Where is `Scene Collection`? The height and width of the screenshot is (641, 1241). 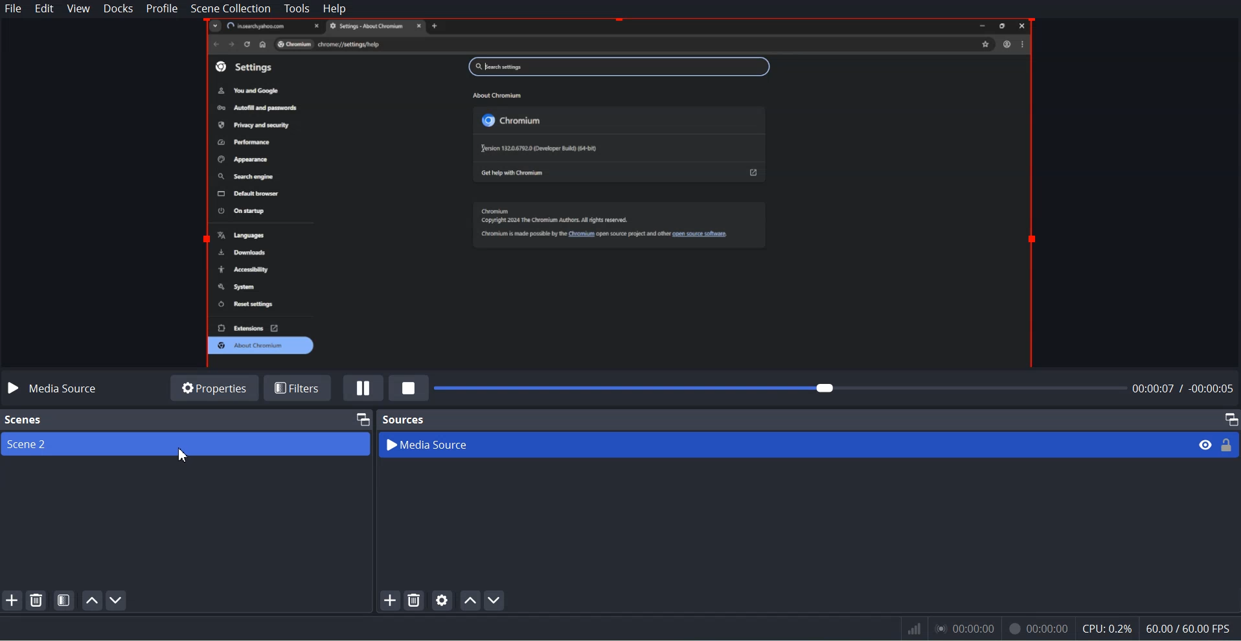 Scene Collection is located at coordinates (230, 8).